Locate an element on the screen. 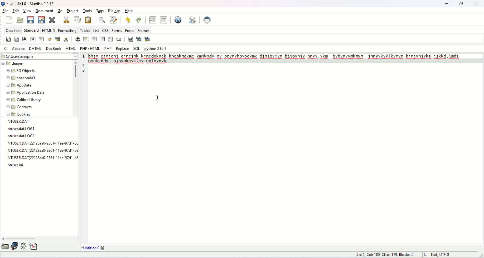  STANDARD is located at coordinates (32, 29).